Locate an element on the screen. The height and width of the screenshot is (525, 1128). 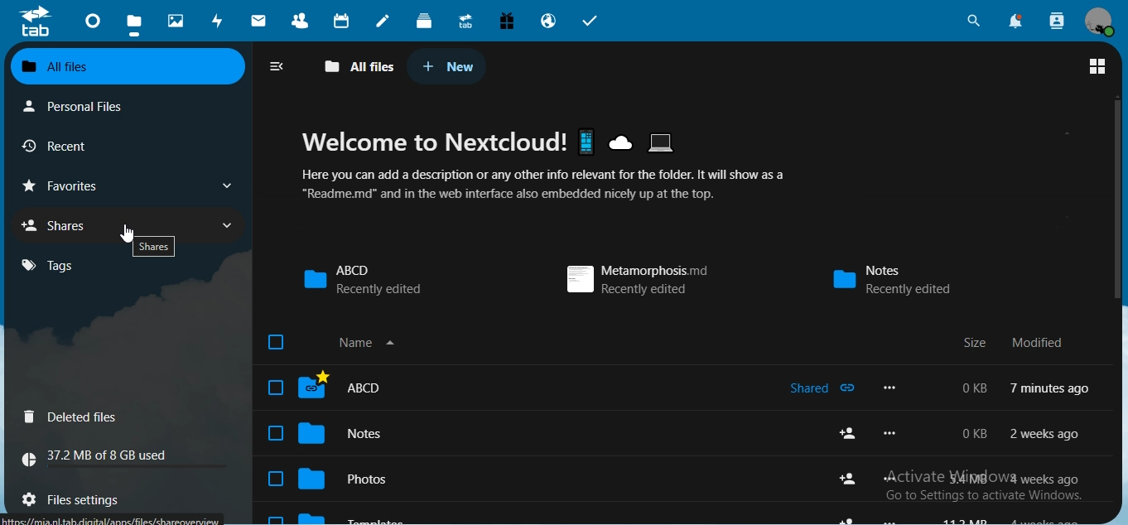
share is located at coordinates (851, 479).